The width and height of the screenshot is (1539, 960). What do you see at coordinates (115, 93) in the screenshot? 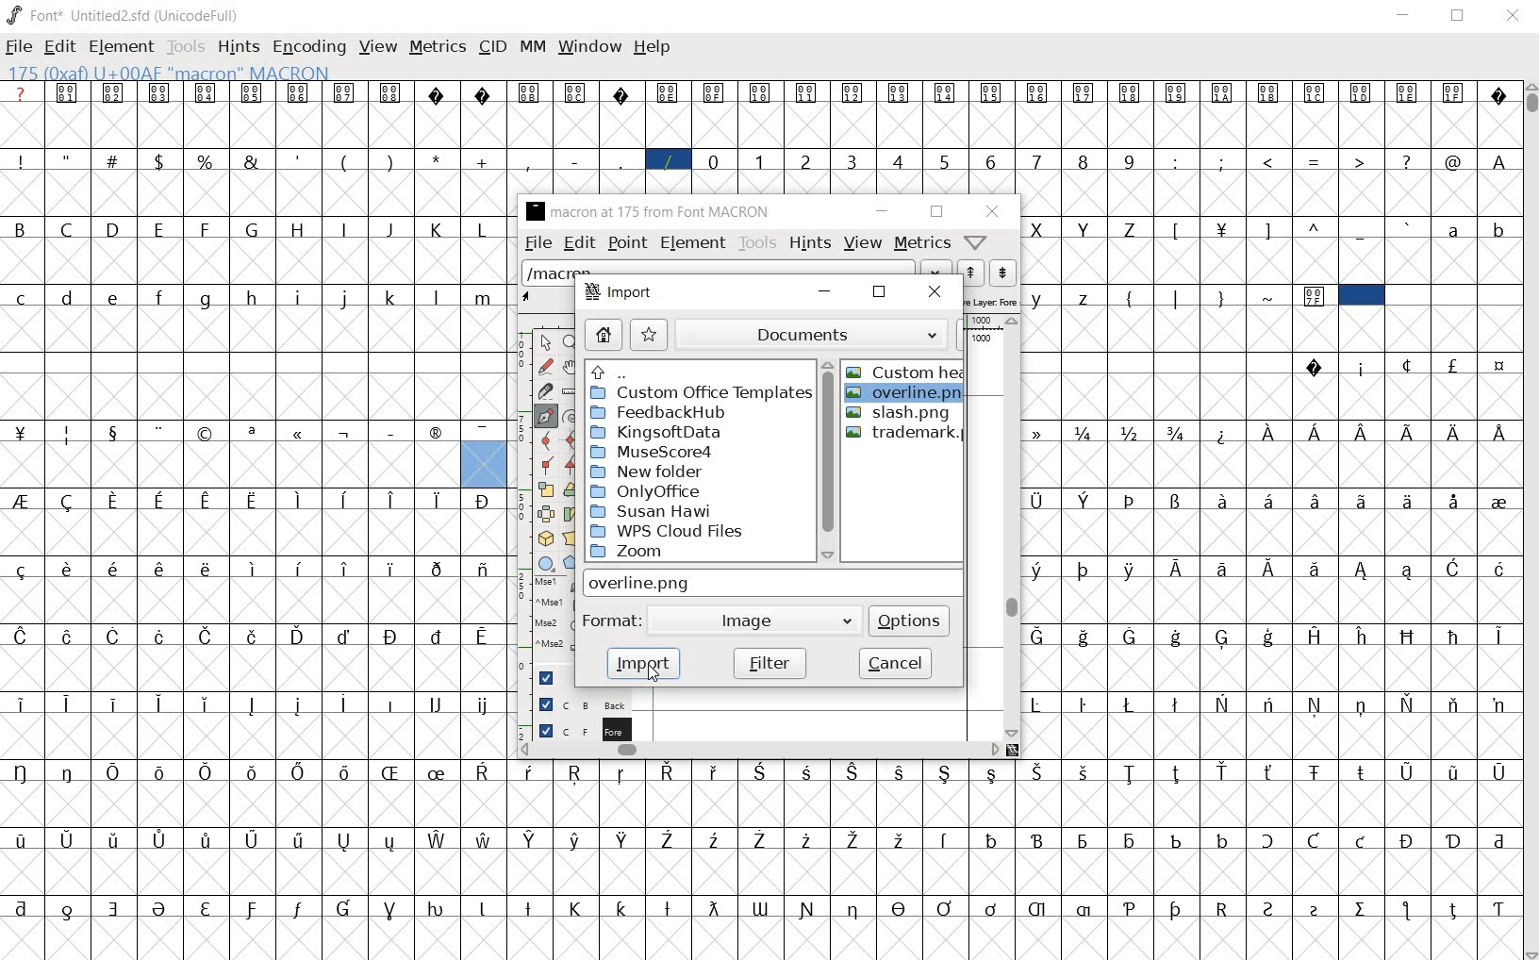
I see `Symbol` at bounding box center [115, 93].